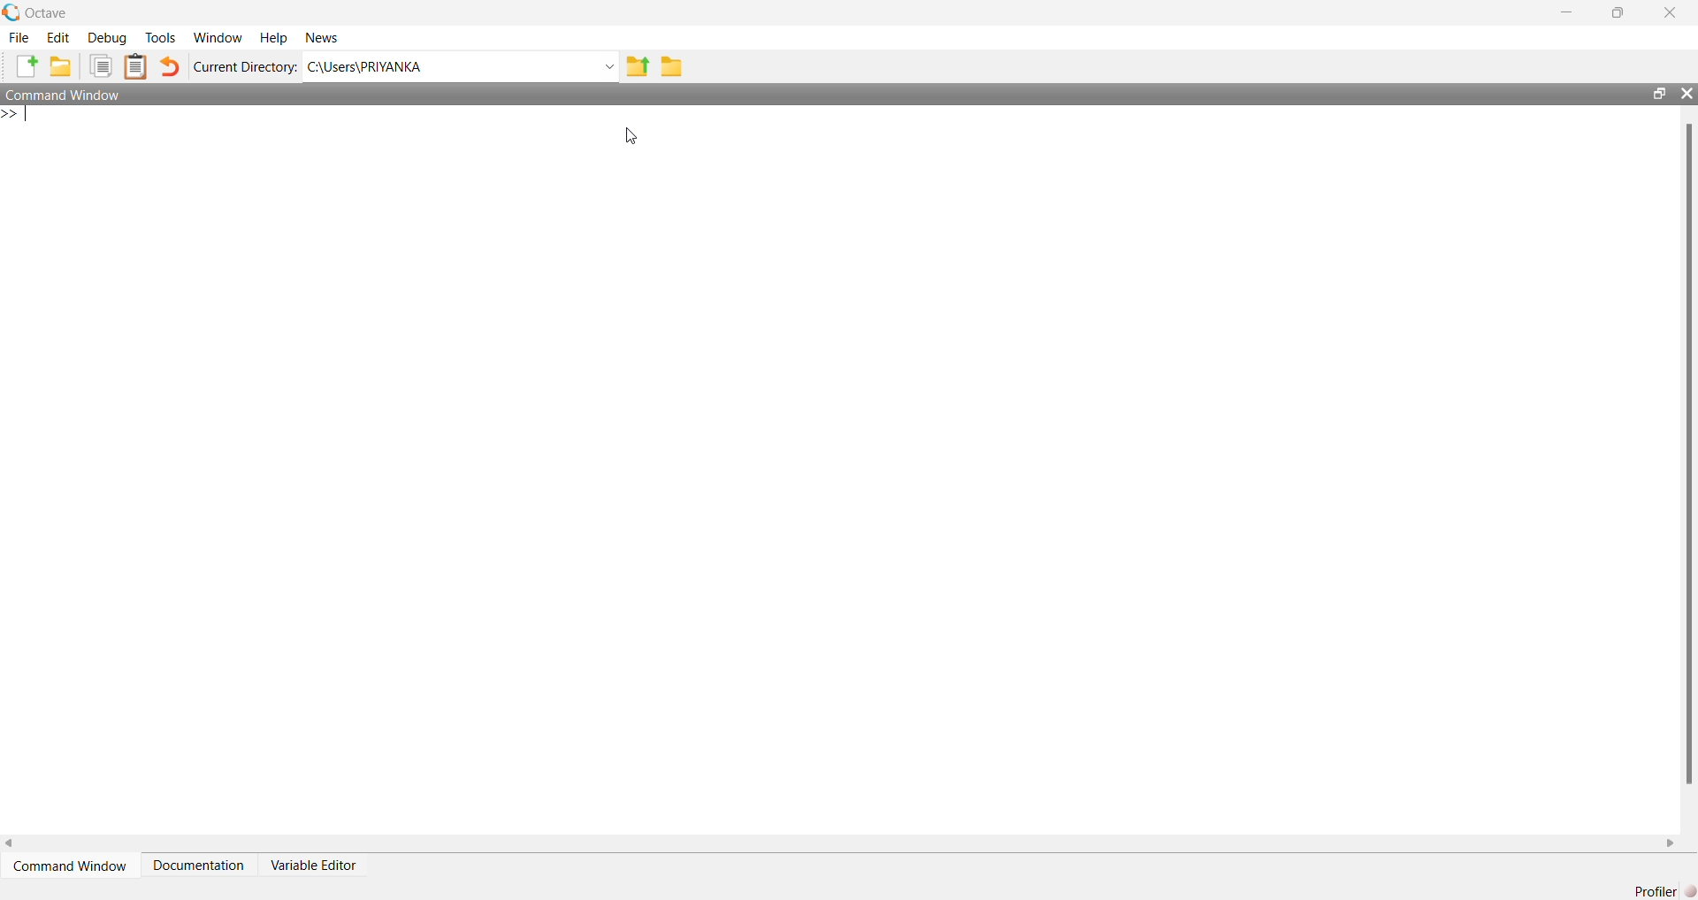 The image size is (1698, 900). I want to click on browse directories, so click(672, 65).